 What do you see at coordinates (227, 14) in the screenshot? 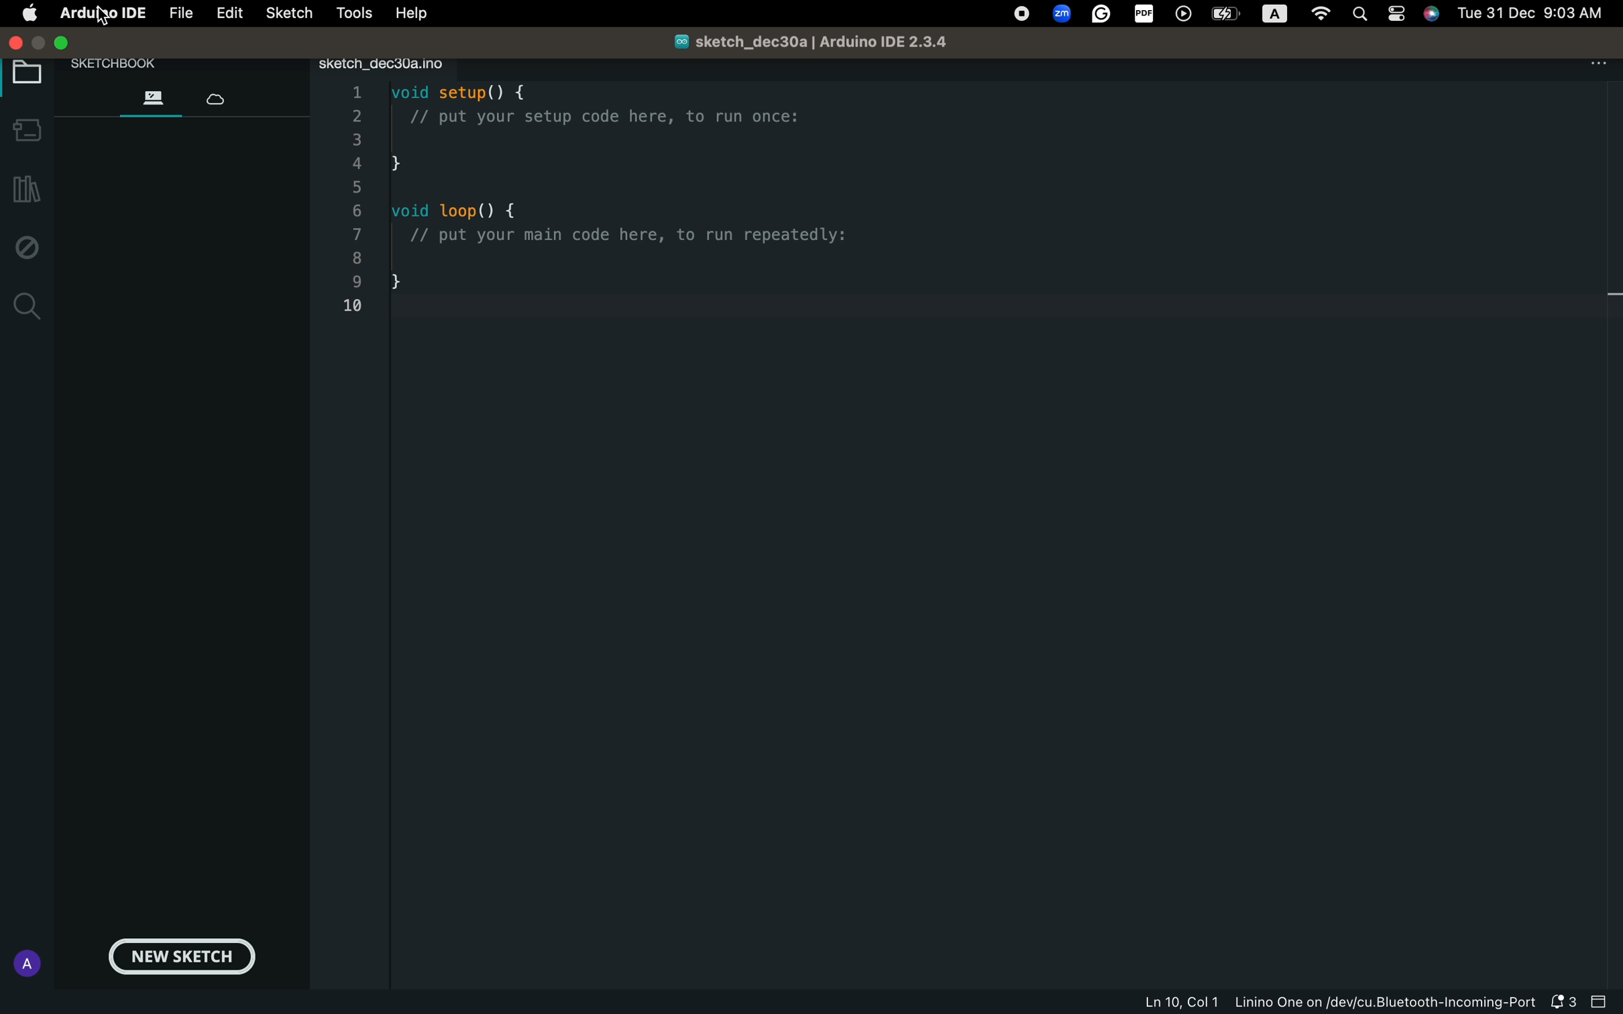
I see `edit` at bounding box center [227, 14].